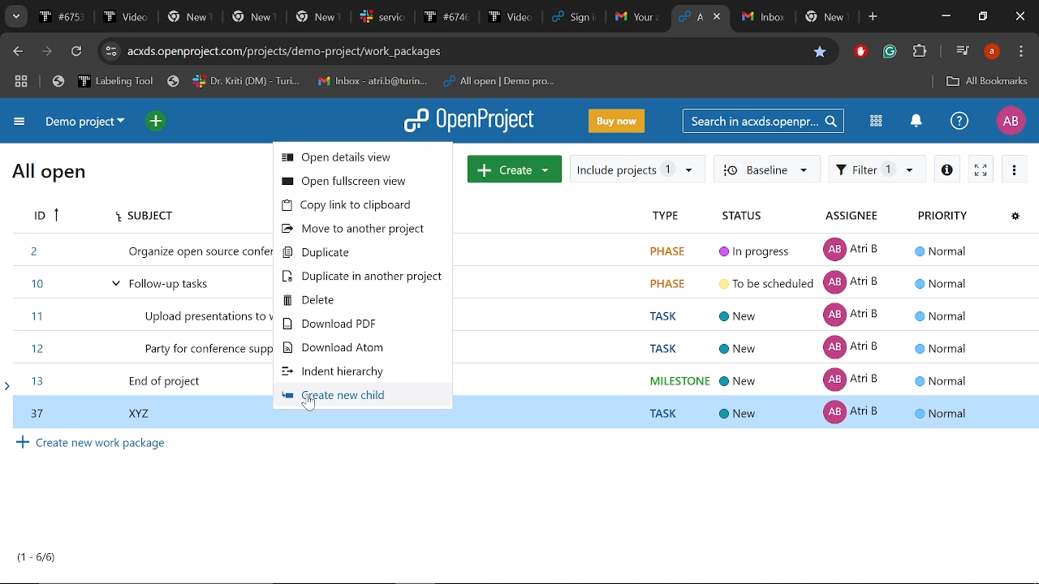 The height and width of the screenshot is (584, 1039). Describe the element at coordinates (356, 397) in the screenshot. I see `Create new child` at that location.